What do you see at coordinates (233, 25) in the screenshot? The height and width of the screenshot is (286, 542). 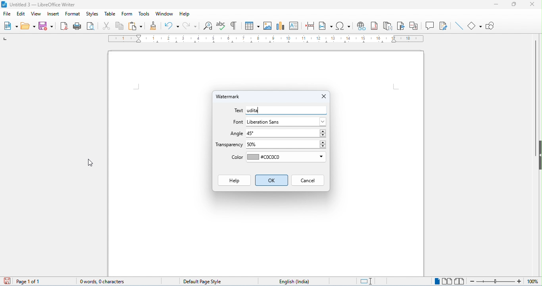 I see `toggle formatting marks` at bounding box center [233, 25].